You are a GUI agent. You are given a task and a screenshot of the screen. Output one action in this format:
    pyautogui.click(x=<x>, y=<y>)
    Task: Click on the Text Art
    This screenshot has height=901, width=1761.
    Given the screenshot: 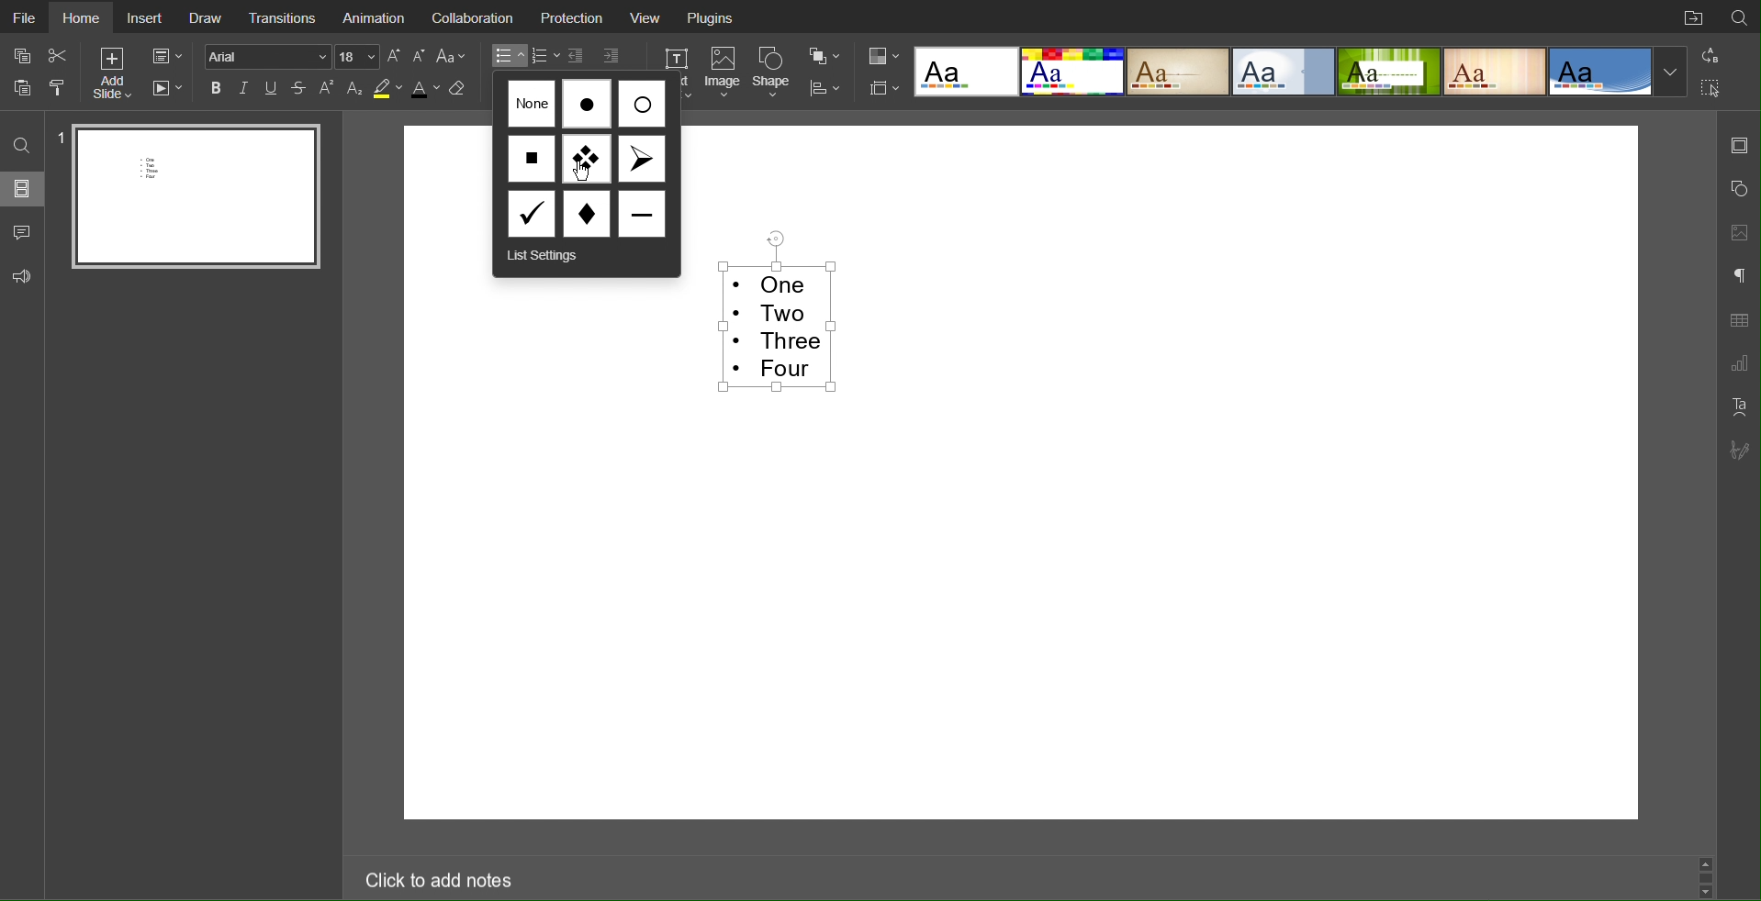 What is the action you would take?
    pyautogui.click(x=1738, y=406)
    